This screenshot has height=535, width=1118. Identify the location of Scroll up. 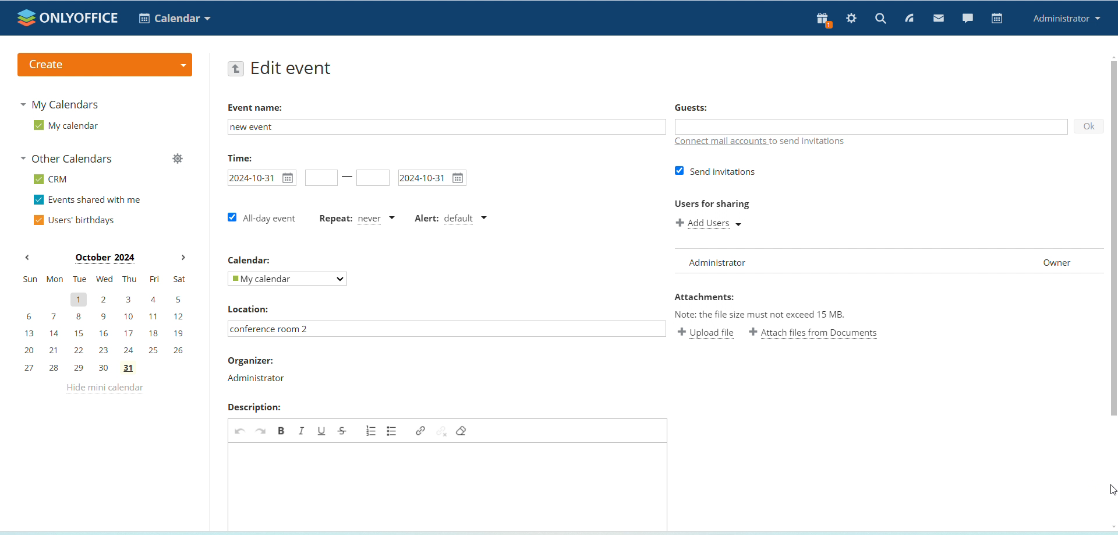
(1111, 56).